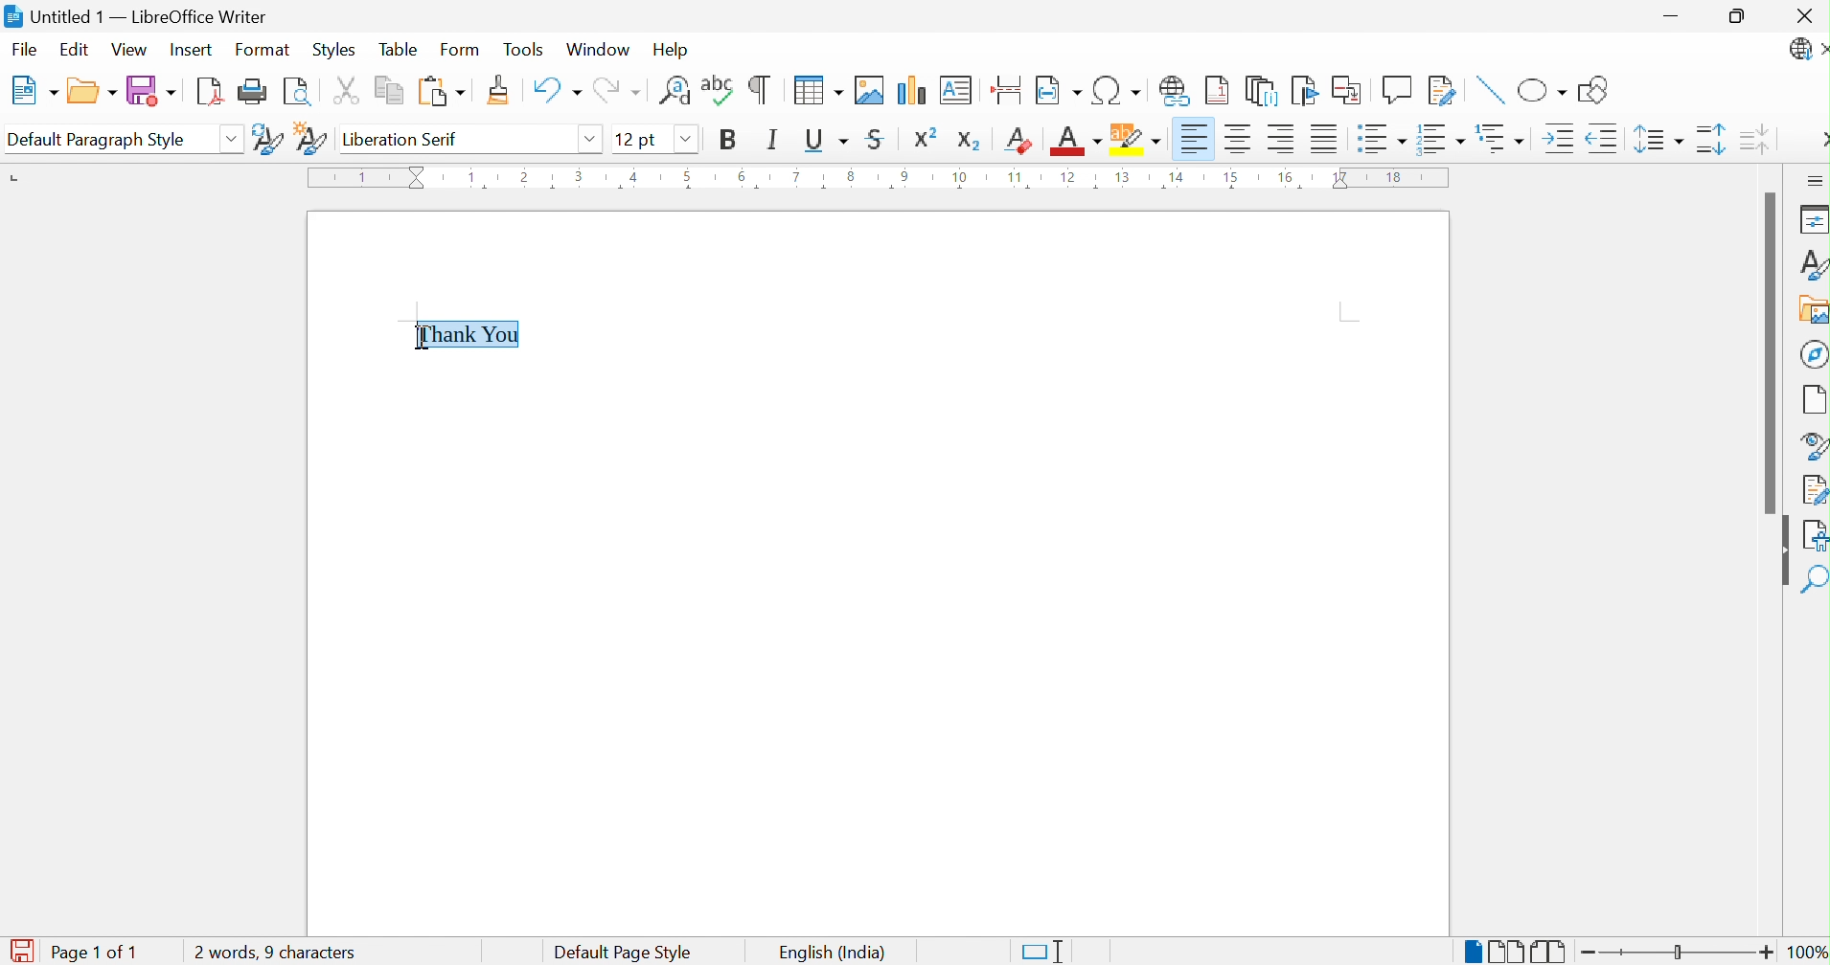 This screenshot has height=965, width=1830. What do you see at coordinates (386, 90) in the screenshot?
I see `Copy` at bounding box center [386, 90].